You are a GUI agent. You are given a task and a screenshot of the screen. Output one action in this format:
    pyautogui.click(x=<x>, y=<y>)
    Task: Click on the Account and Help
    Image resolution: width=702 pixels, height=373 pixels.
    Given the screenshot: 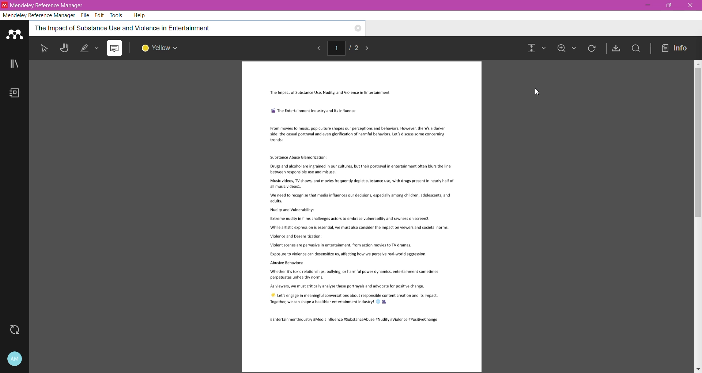 What is the action you would take?
    pyautogui.click(x=15, y=359)
    